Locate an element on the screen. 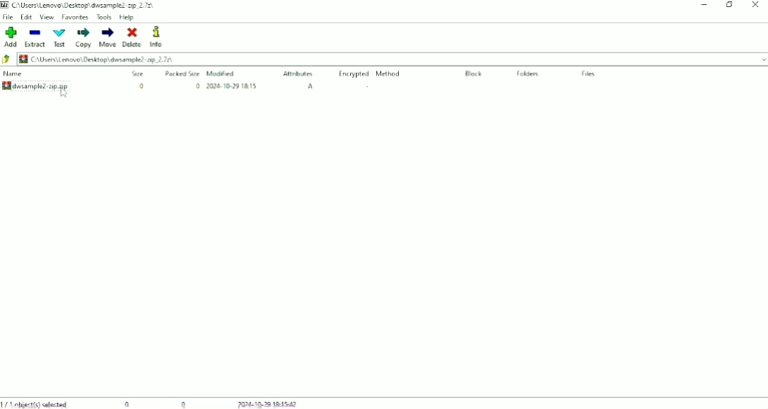 The height and width of the screenshot is (409, 768). 2024-10-29 18:15:42 is located at coordinates (274, 404).